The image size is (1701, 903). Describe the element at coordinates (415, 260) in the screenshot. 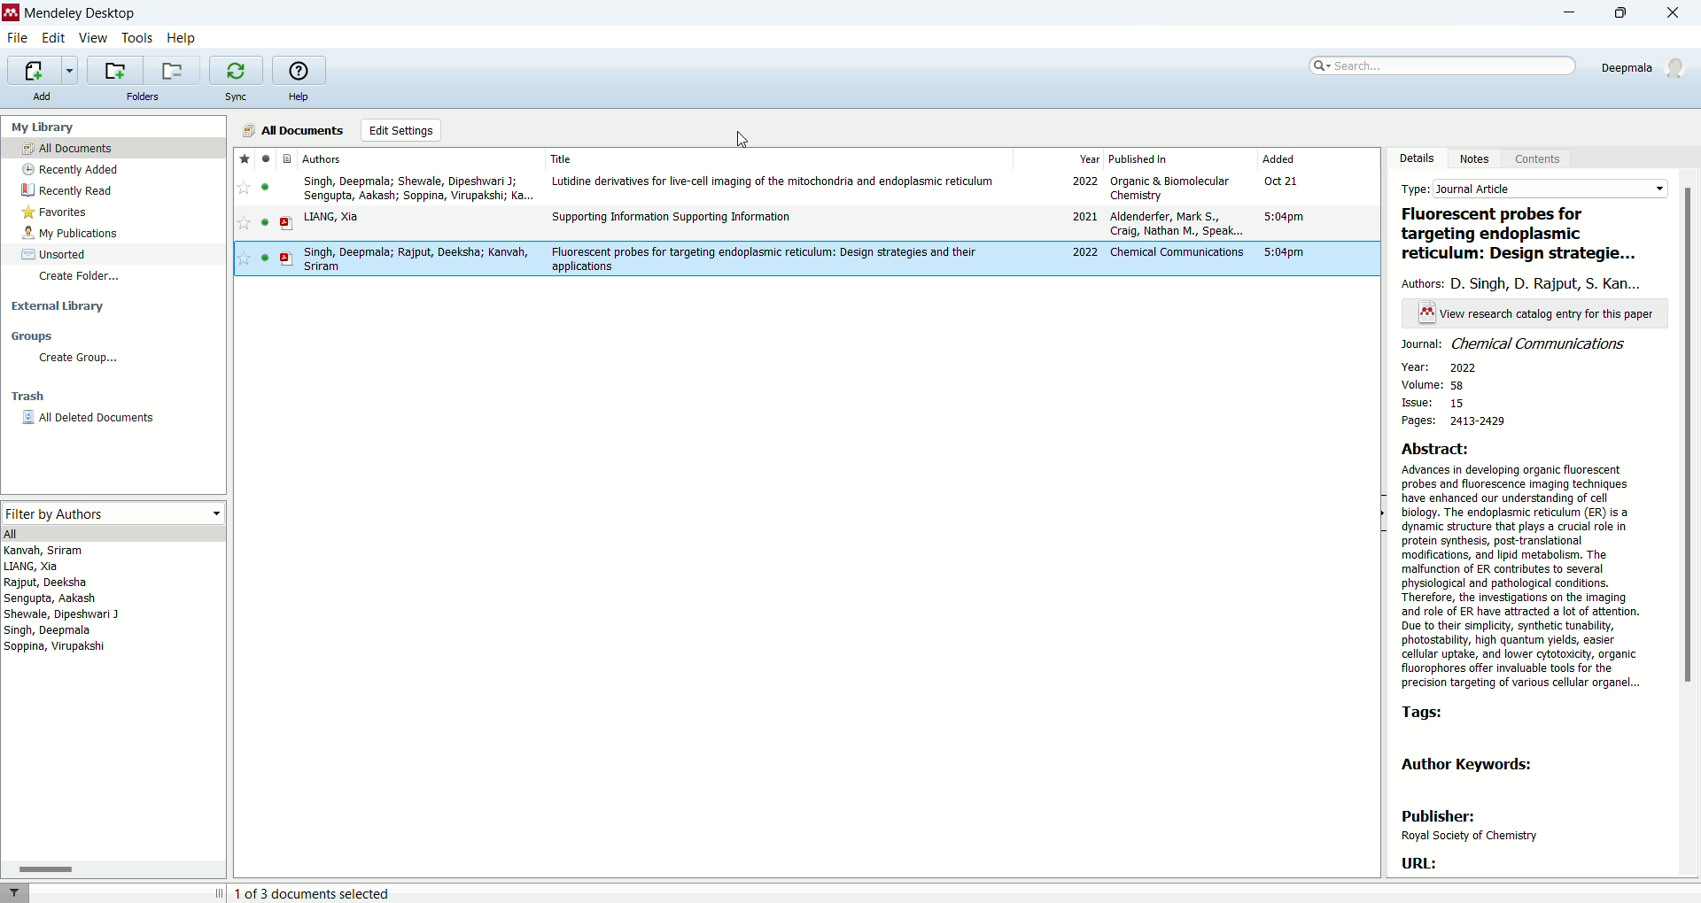

I see `Singh, Deepmala; Rajput, Deeksha; Kanvah,
Sriram` at that location.